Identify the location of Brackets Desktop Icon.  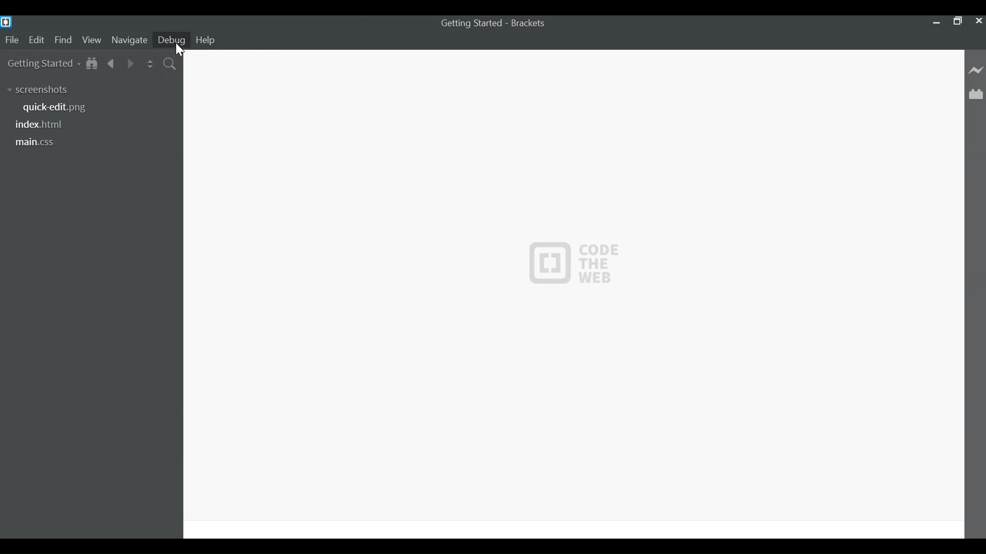
(7, 22).